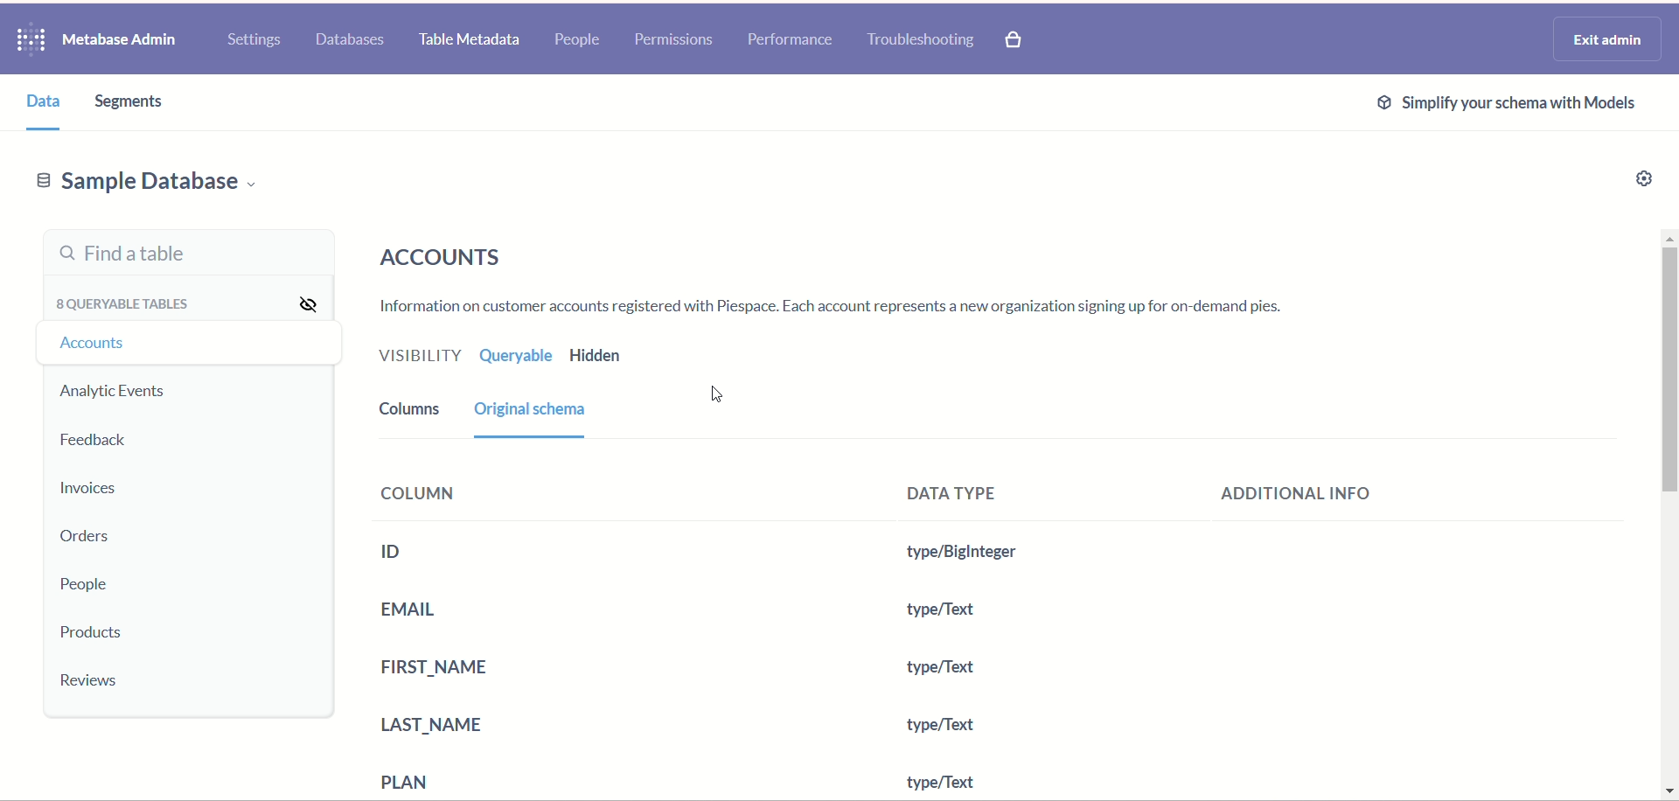  Describe the element at coordinates (87, 681) in the screenshot. I see `reviews` at that location.